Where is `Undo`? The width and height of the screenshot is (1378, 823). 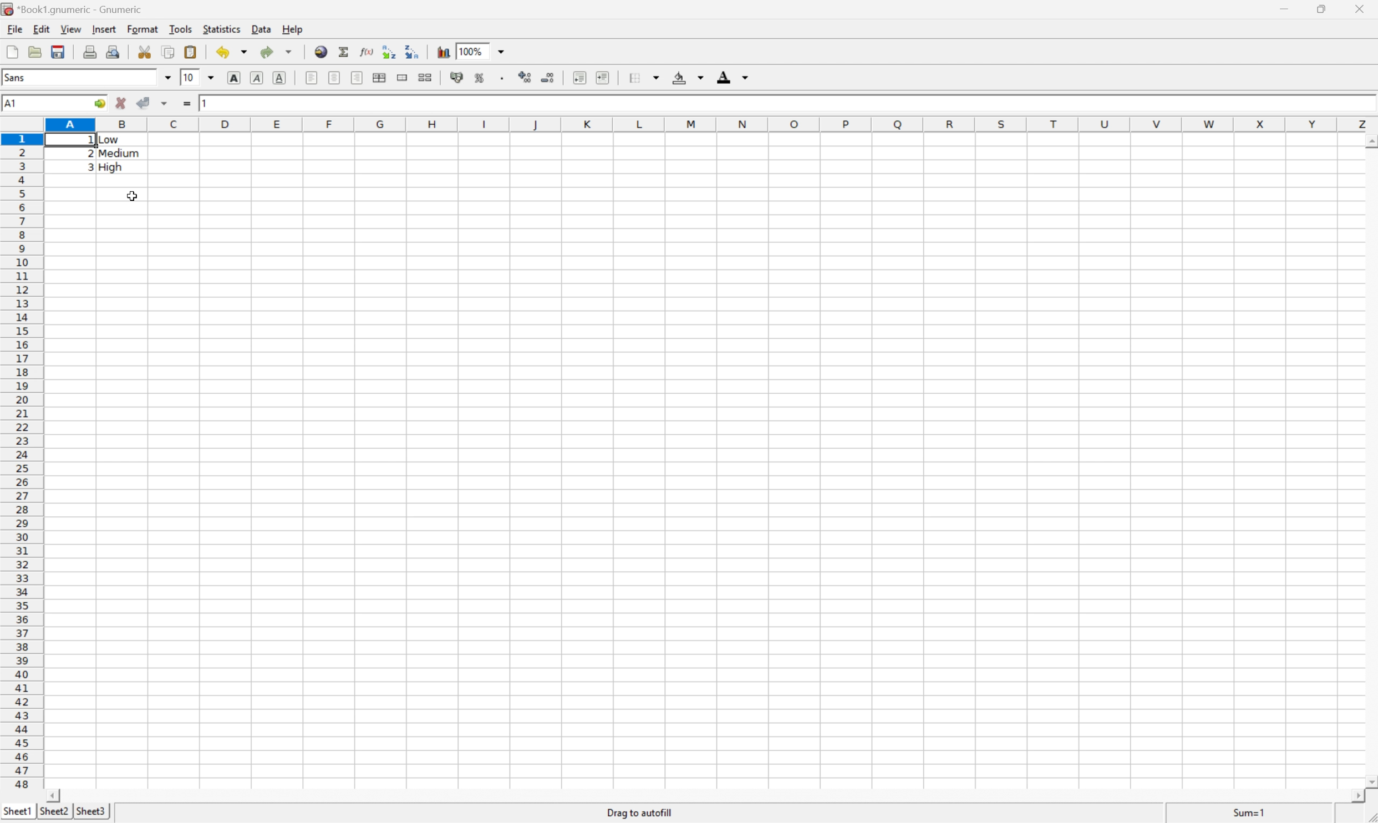
Undo is located at coordinates (227, 52).